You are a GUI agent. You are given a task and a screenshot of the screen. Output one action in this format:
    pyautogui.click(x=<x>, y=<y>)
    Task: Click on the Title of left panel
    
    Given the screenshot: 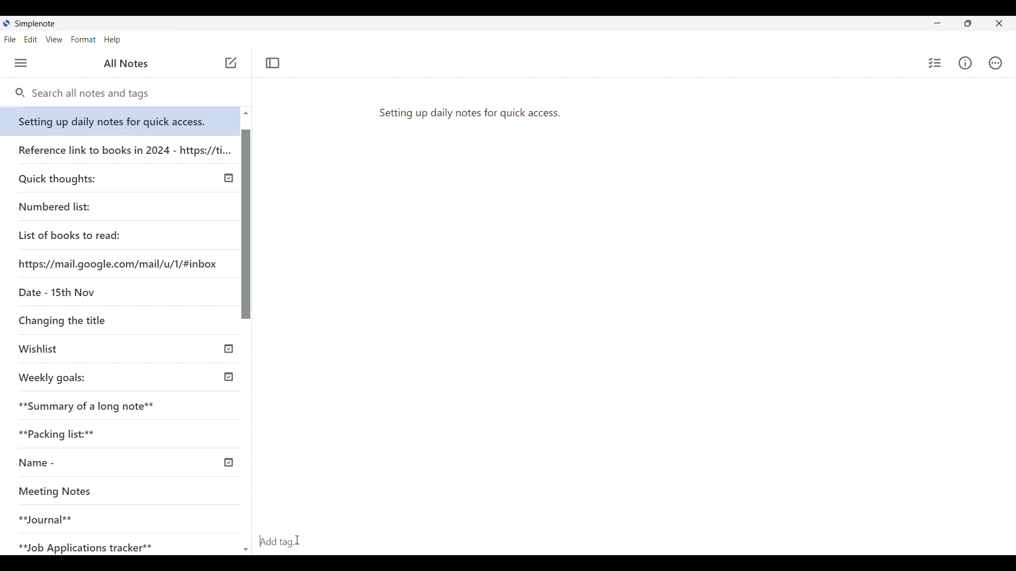 What is the action you would take?
    pyautogui.click(x=126, y=63)
    